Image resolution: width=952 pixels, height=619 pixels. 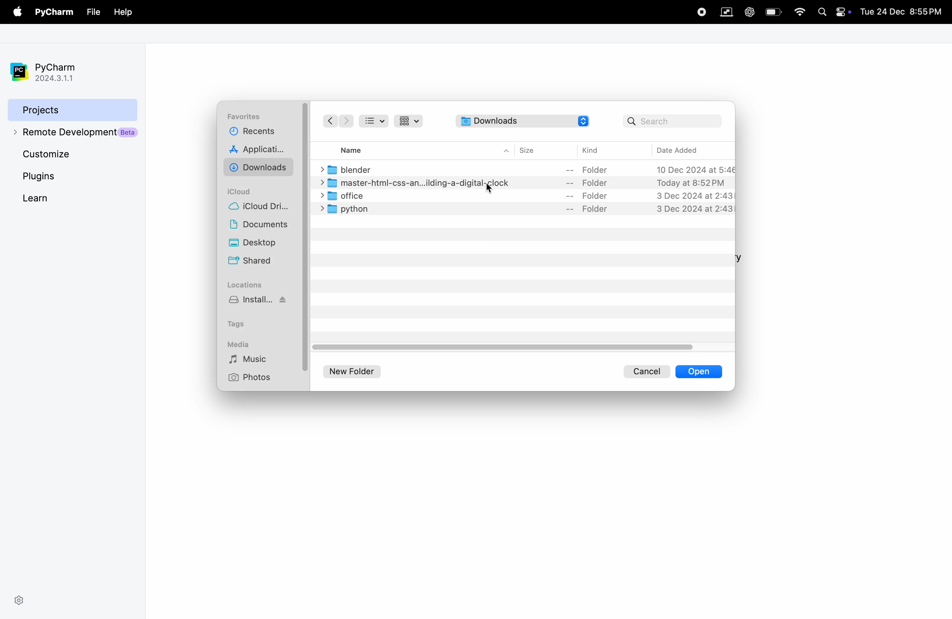 I want to click on wifi, so click(x=798, y=12).